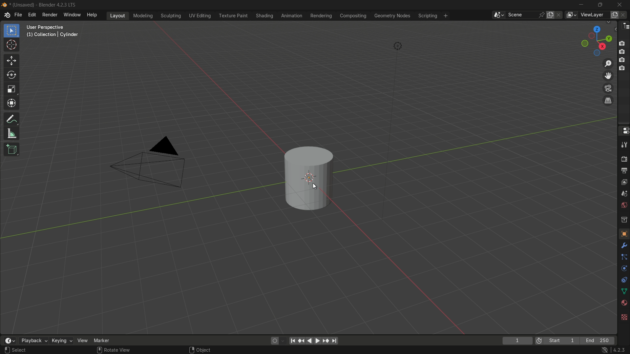 The width and height of the screenshot is (630, 354). Describe the element at coordinates (522, 15) in the screenshot. I see `scene` at that location.